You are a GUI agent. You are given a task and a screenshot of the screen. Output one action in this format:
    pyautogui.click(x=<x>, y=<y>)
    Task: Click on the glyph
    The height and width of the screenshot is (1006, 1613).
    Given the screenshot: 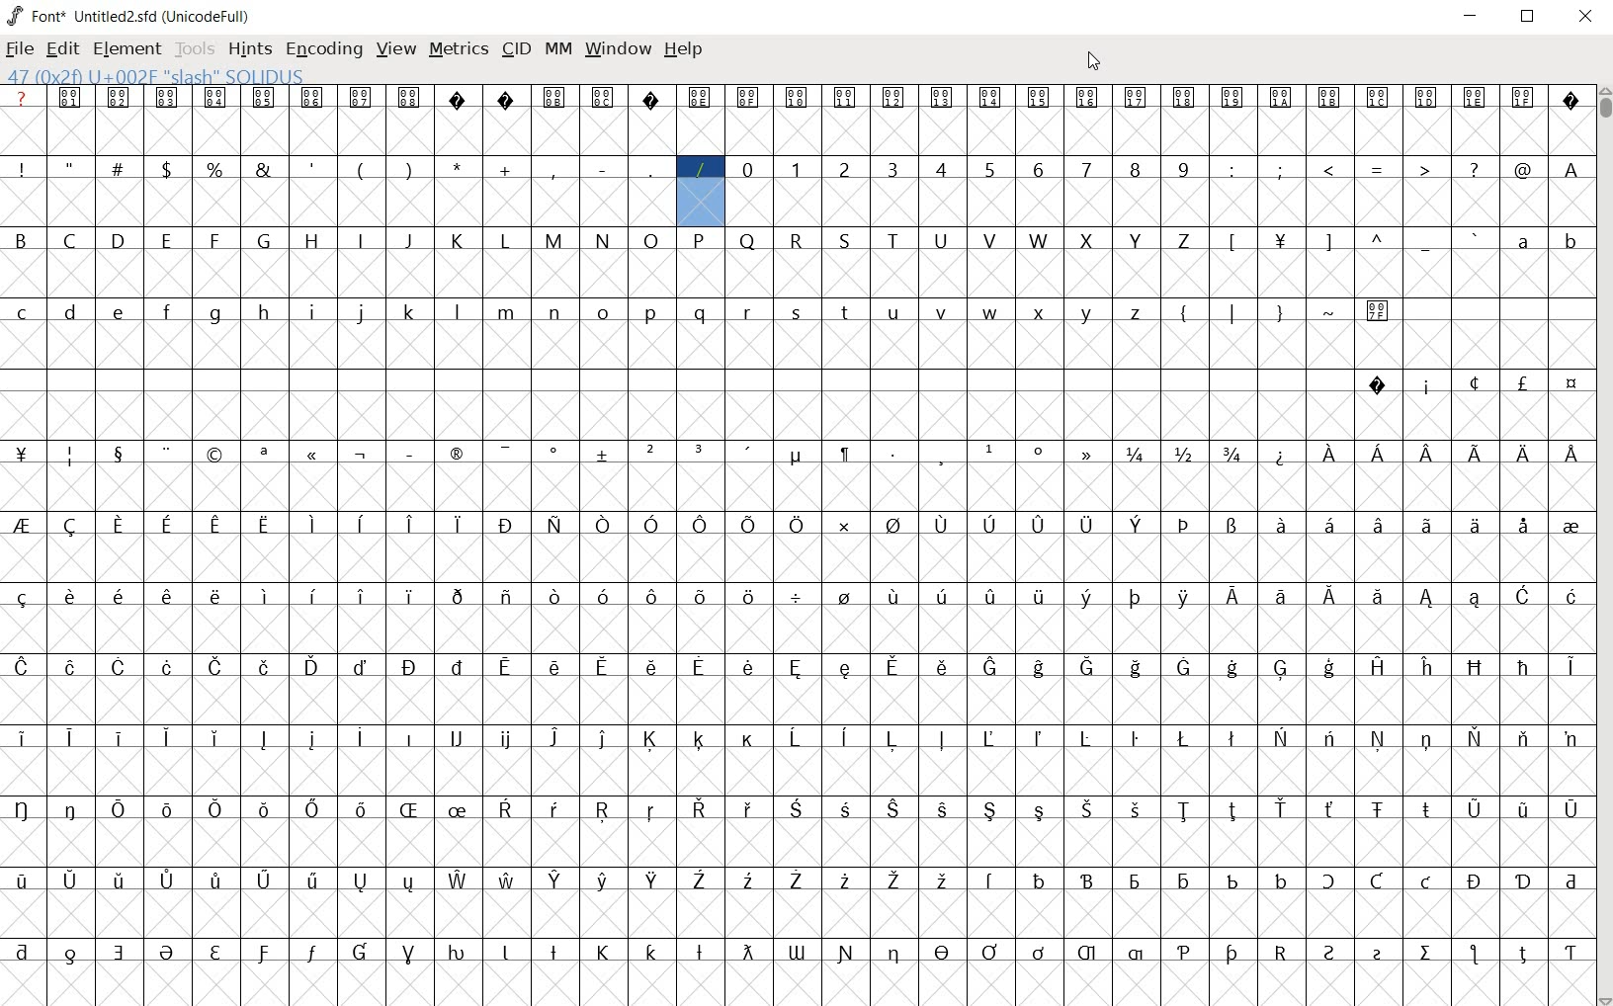 What is the action you would take?
    pyautogui.click(x=1088, y=809)
    